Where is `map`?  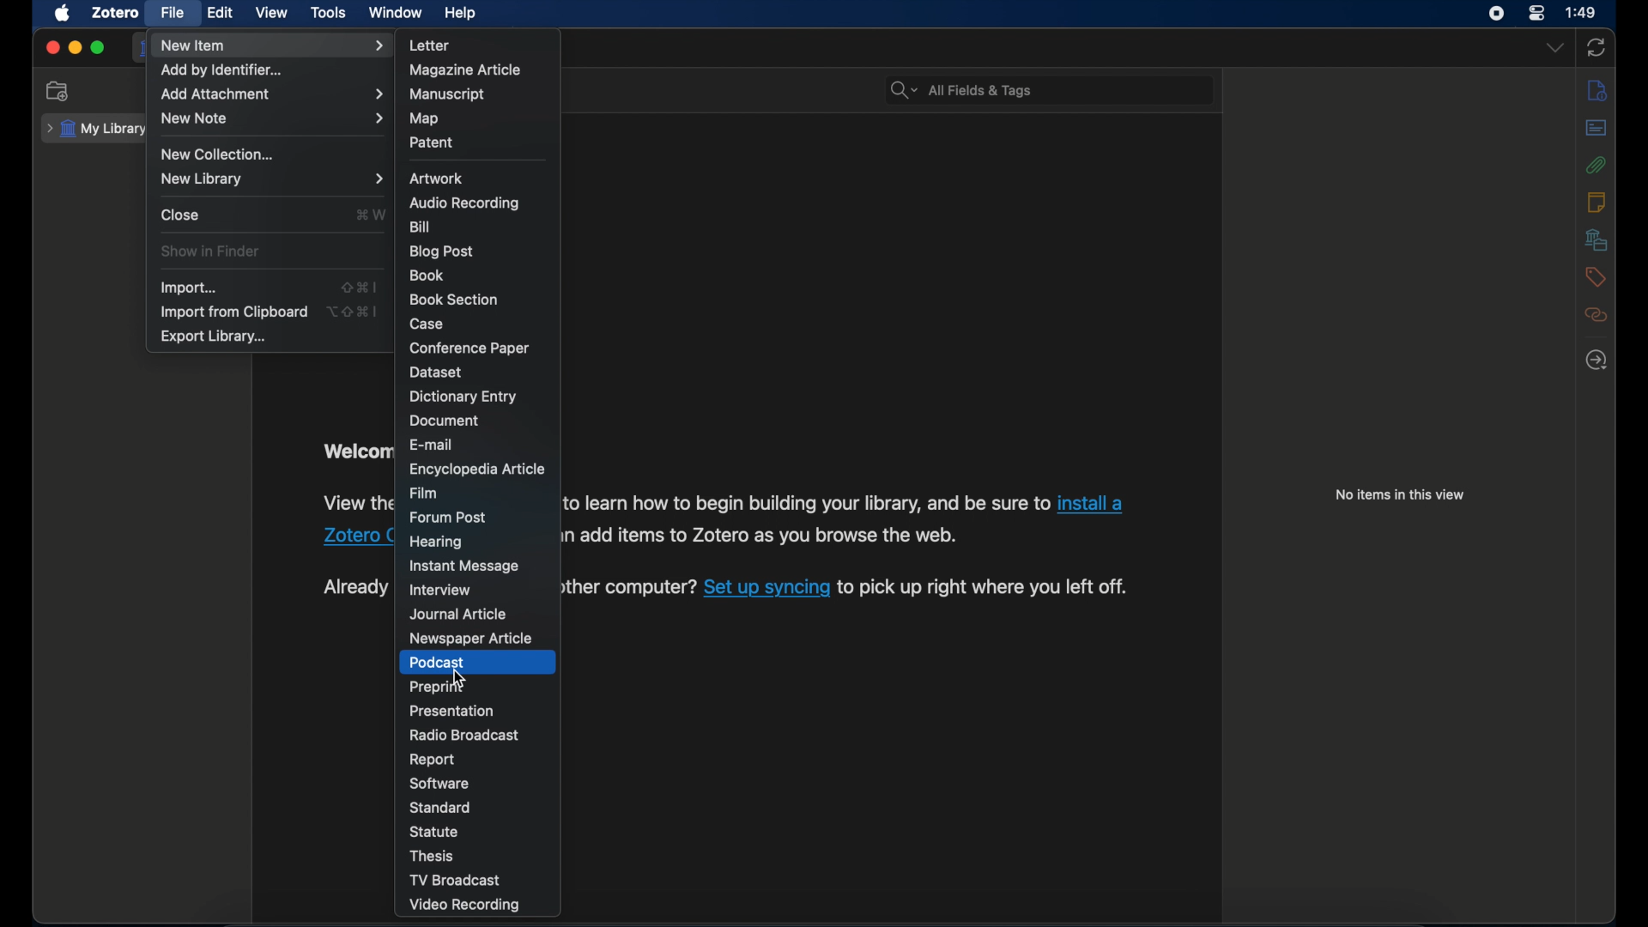
map is located at coordinates (424, 118).